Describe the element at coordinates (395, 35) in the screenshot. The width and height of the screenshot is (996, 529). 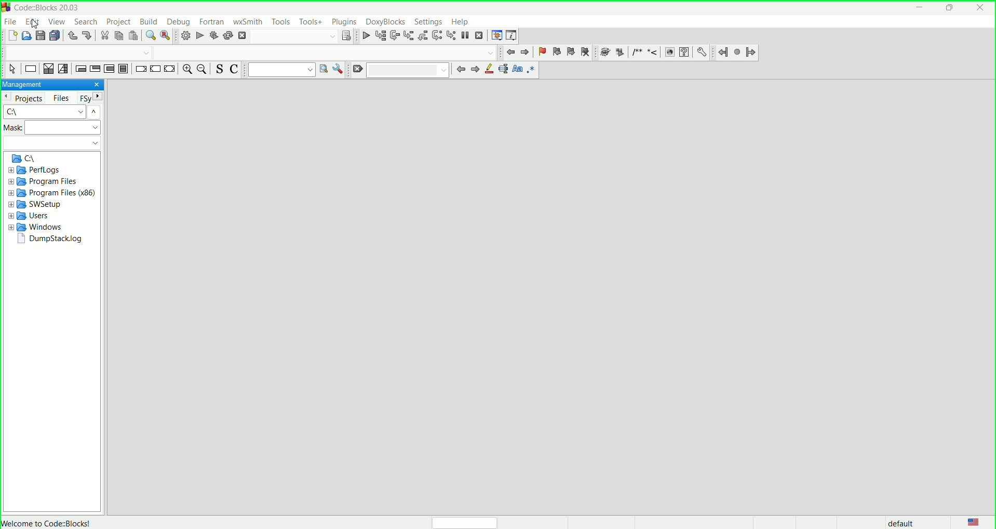
I see `next line` at that location.